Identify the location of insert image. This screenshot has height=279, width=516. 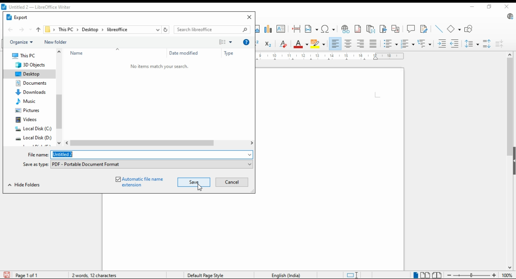
(259, 29).